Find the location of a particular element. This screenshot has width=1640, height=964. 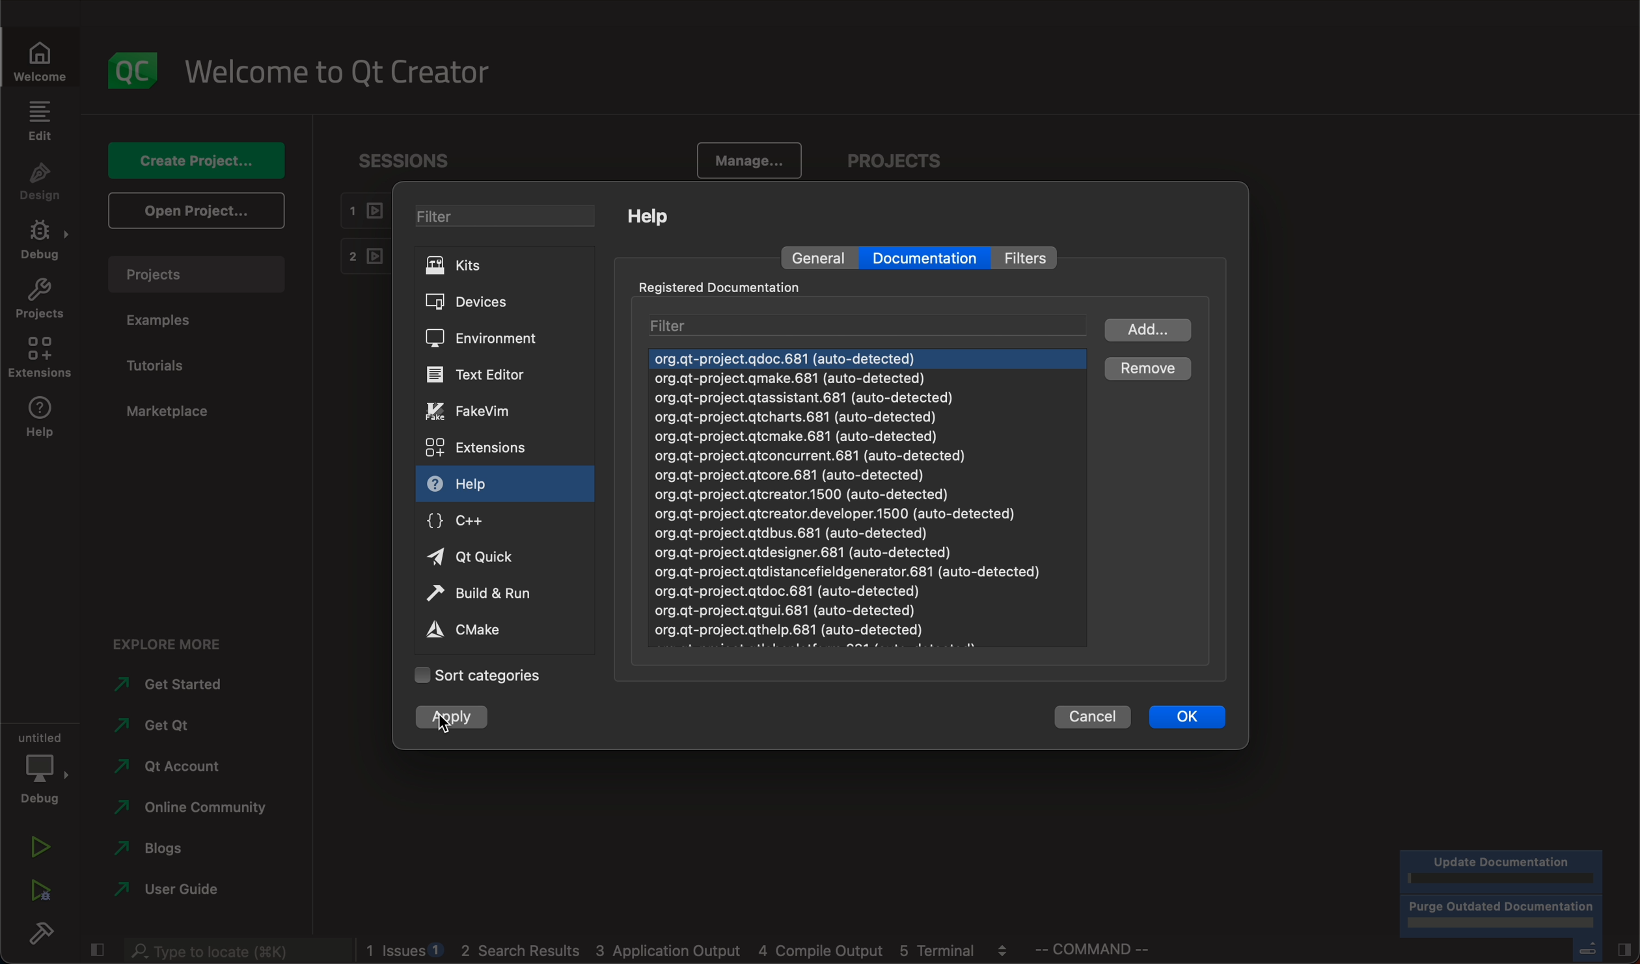

welcome is located at coordinates (38, 65).